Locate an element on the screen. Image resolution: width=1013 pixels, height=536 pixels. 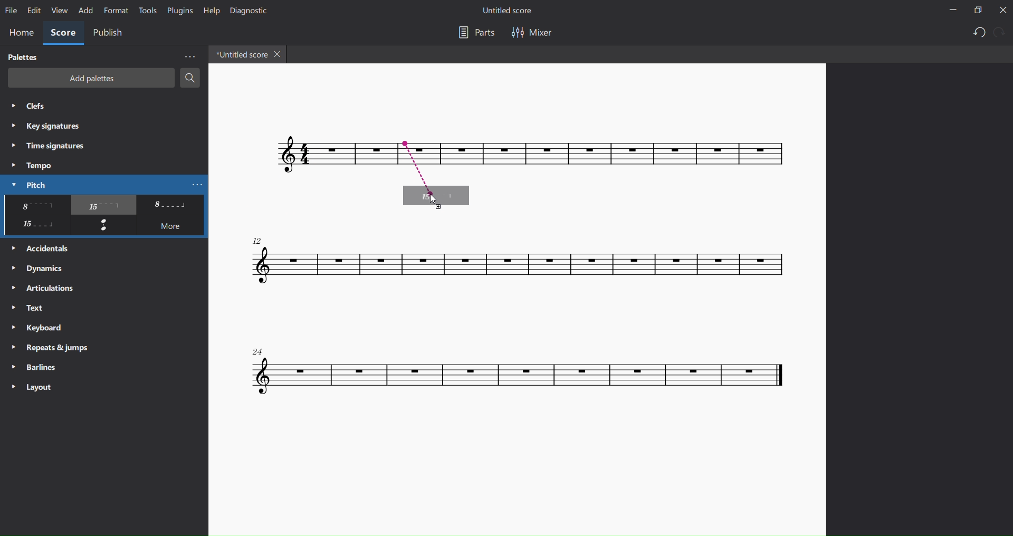
score is located at coordinates (511, 266).